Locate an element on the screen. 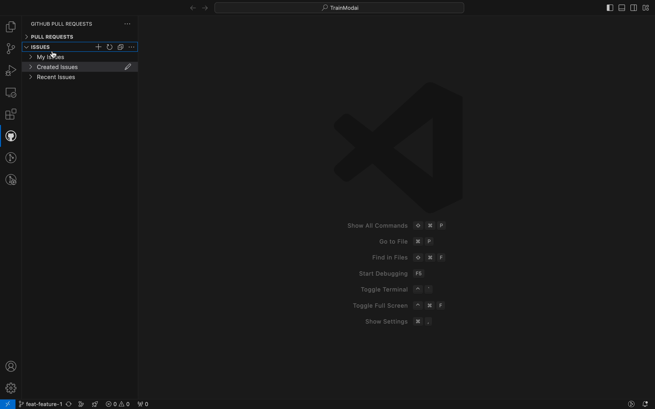 This screenshot has width=655, height=409. welcome screen is located at coordinates (400, 206).